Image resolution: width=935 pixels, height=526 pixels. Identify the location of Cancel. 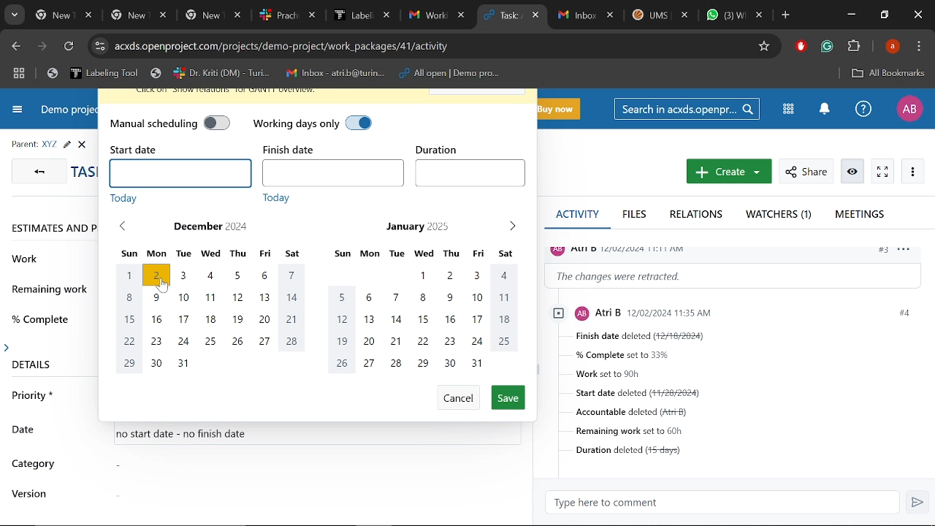
(456, 397).